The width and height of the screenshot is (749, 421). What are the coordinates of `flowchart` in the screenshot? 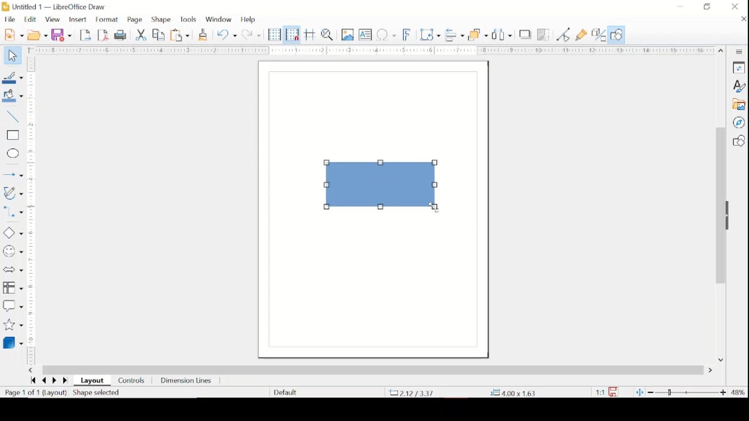 It's located at (13, 288).